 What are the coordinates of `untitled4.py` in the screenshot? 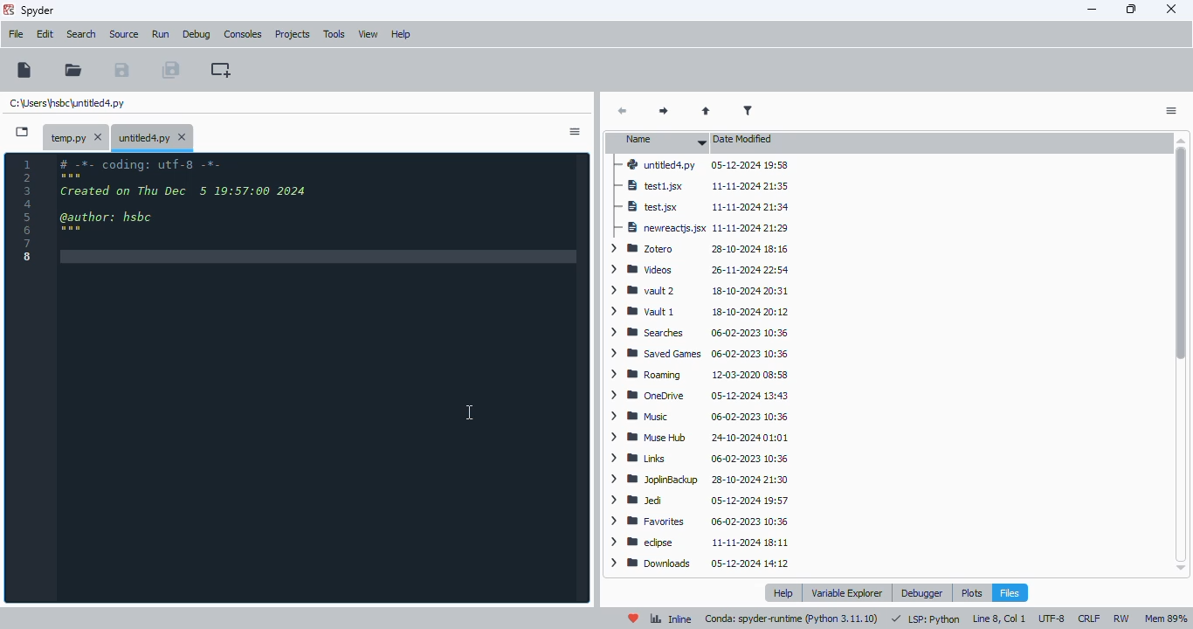 It's located at (67, 102).